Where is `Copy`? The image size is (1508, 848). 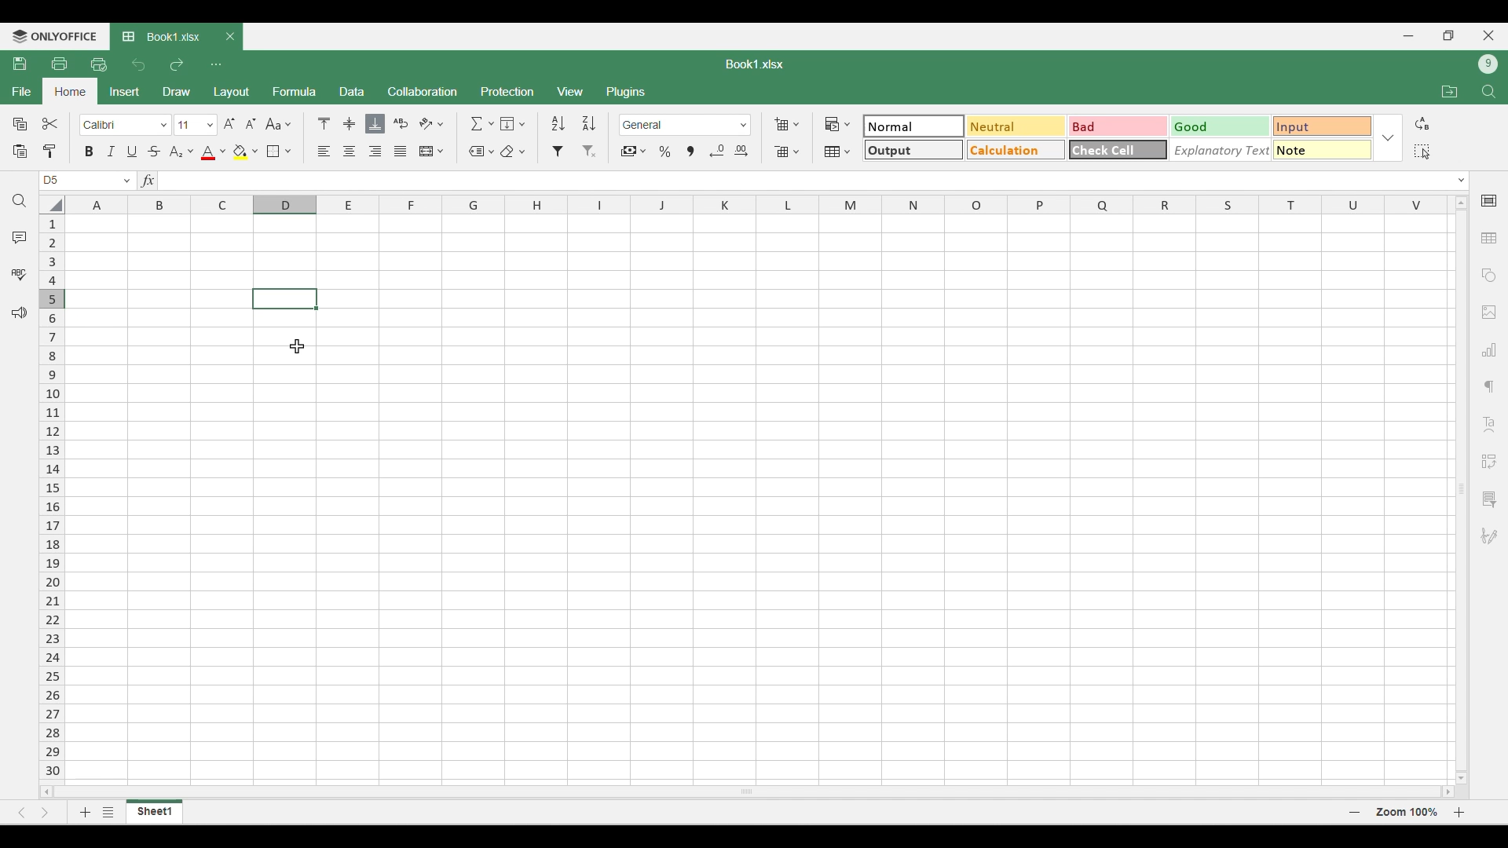 Copy is located at coordinates (20, 123).